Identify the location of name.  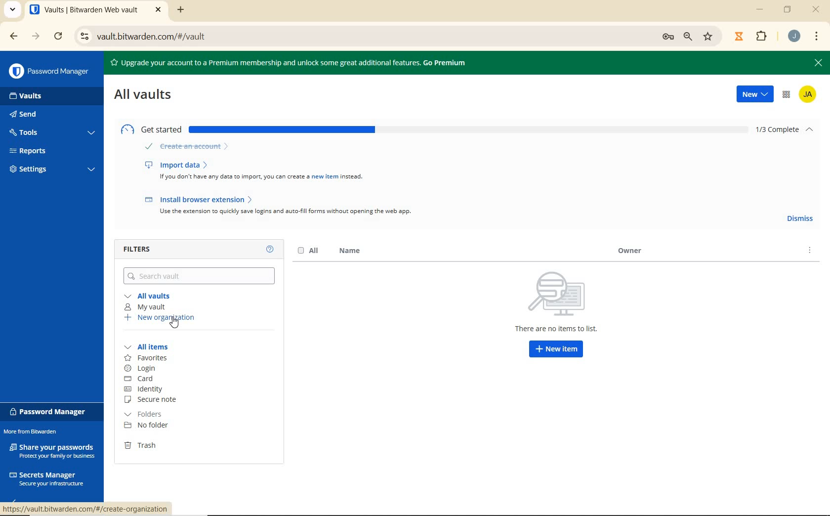
(348, 252).